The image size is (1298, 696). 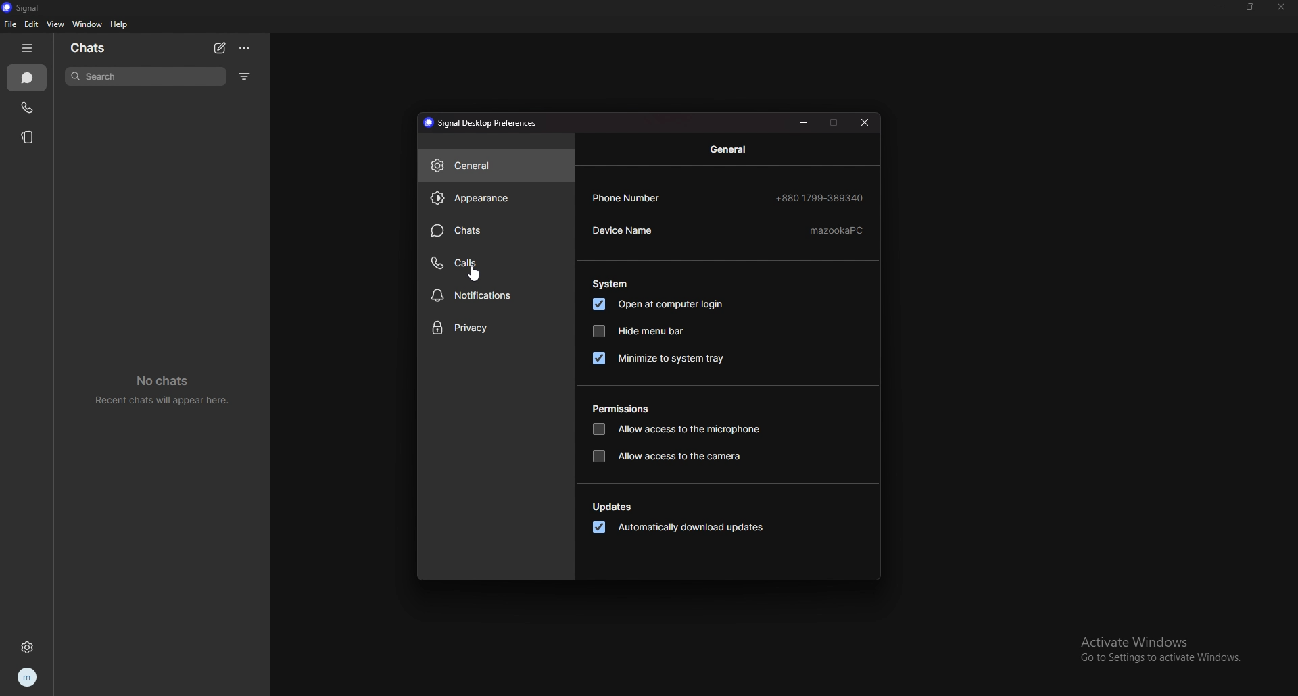 What do you see at coordinates (728, 197) in the screenshot?
I see `phone number` at bounding box center [728, 197].